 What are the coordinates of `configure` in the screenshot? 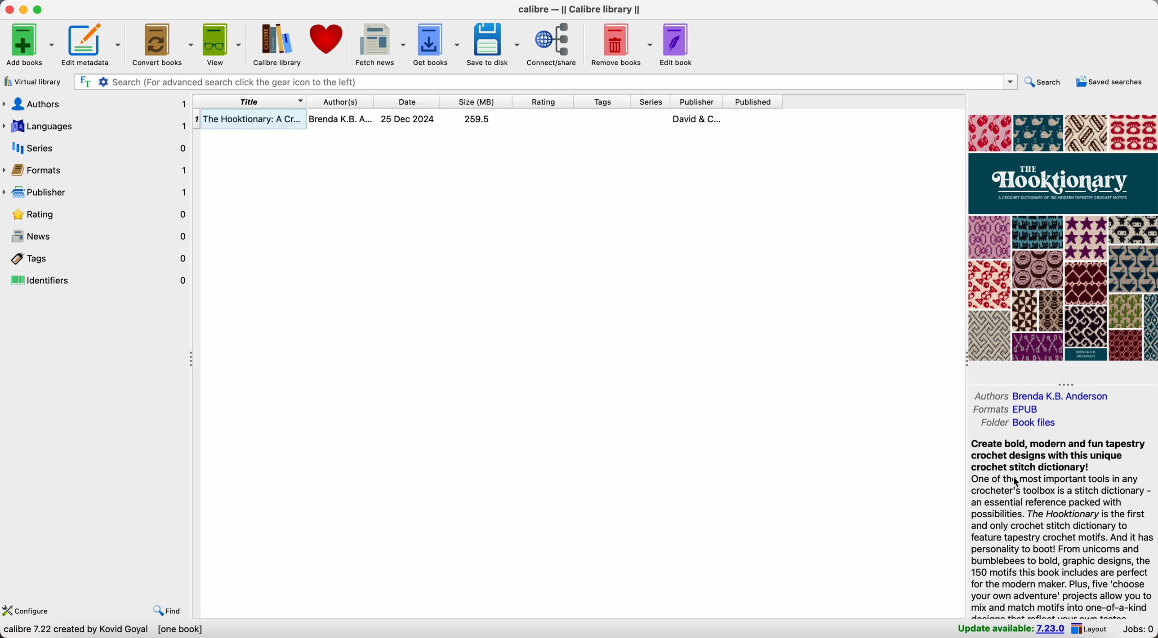 It's located at (30, 612).